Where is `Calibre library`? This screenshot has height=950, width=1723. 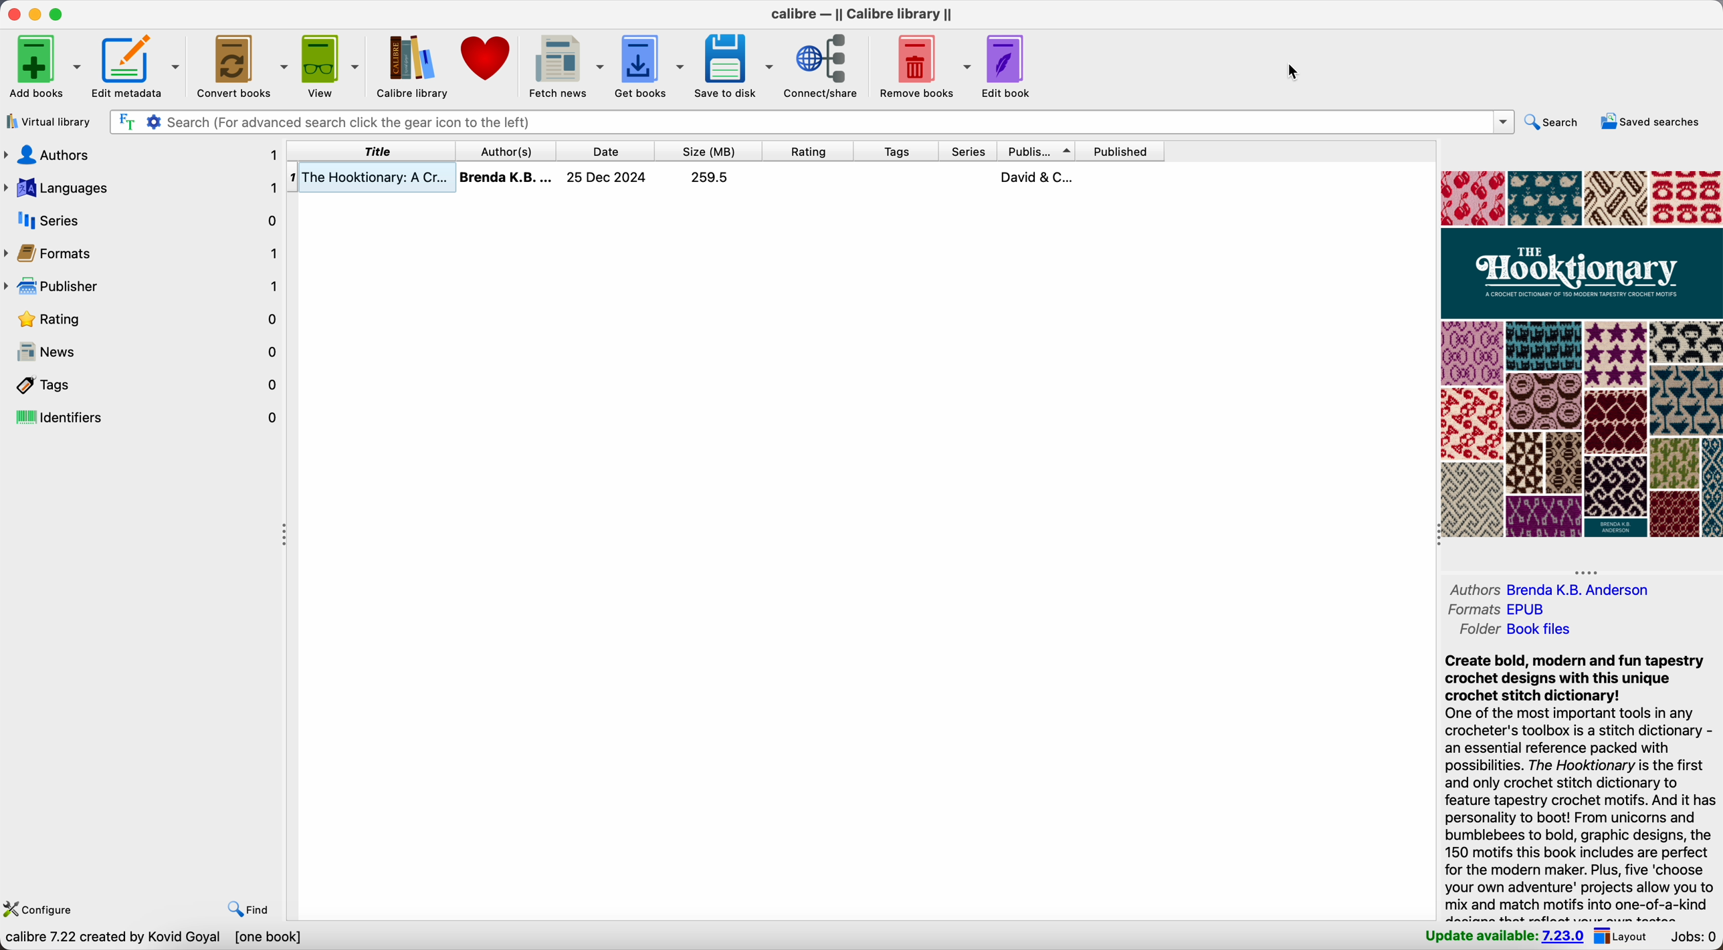
Calibre library is located at coordinates (411, 65).